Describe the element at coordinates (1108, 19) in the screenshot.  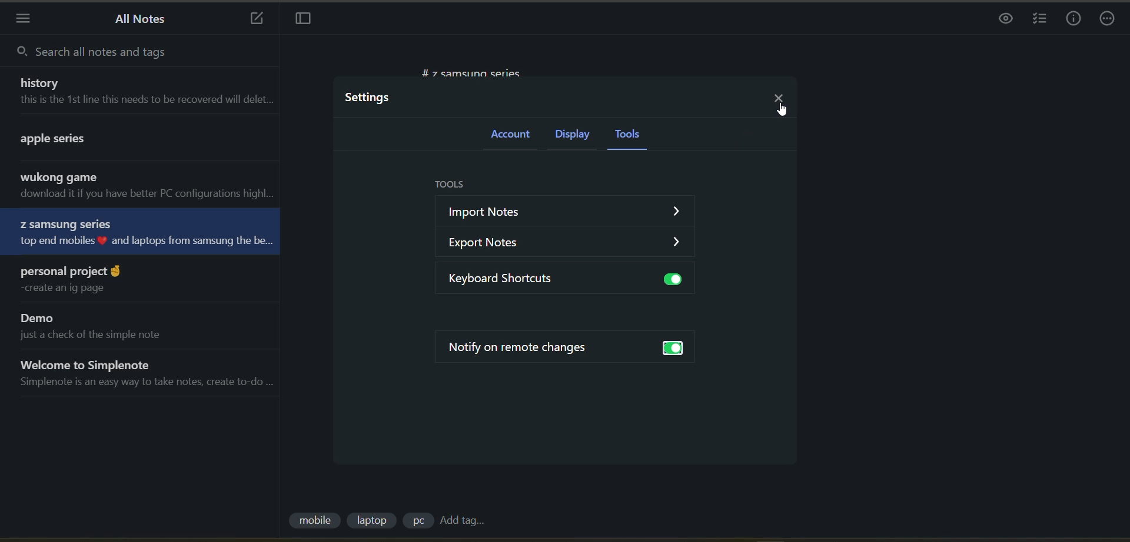
I see `actions` at that location.